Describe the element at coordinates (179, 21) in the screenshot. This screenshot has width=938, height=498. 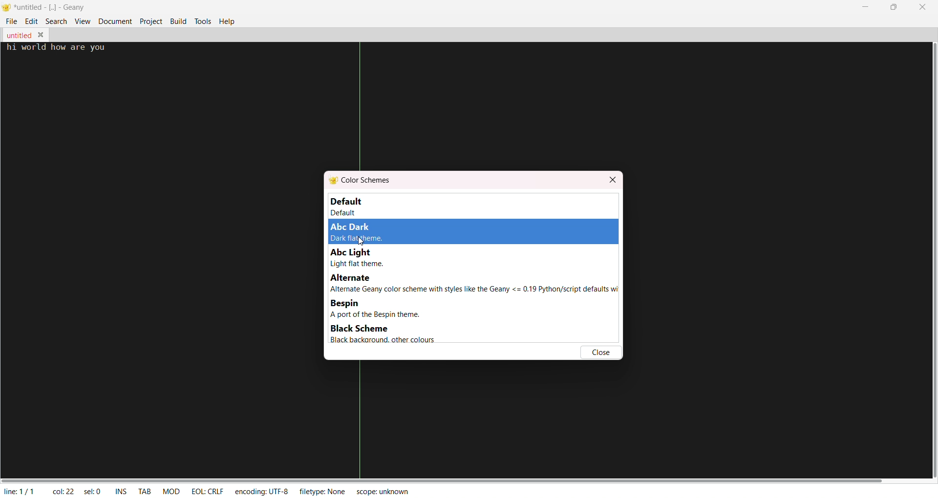
I see `build` at that location.